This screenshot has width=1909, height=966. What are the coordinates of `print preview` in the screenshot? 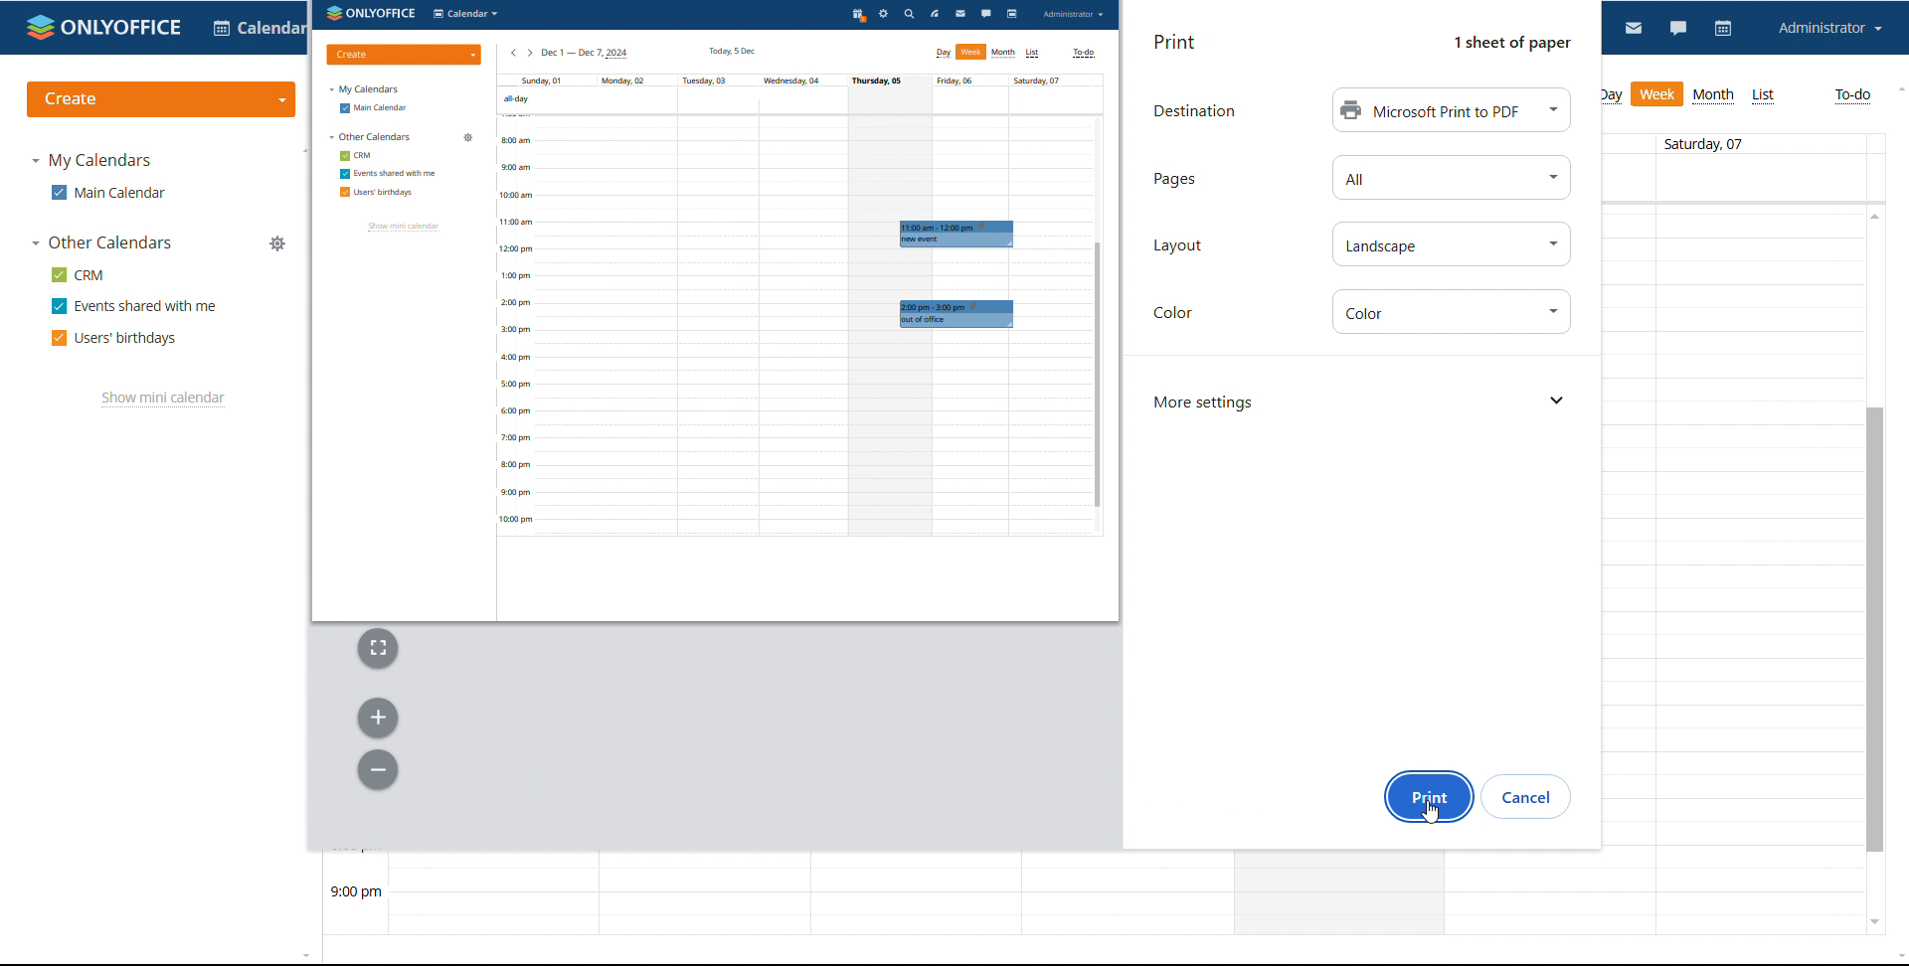 It's located at (716, 312).